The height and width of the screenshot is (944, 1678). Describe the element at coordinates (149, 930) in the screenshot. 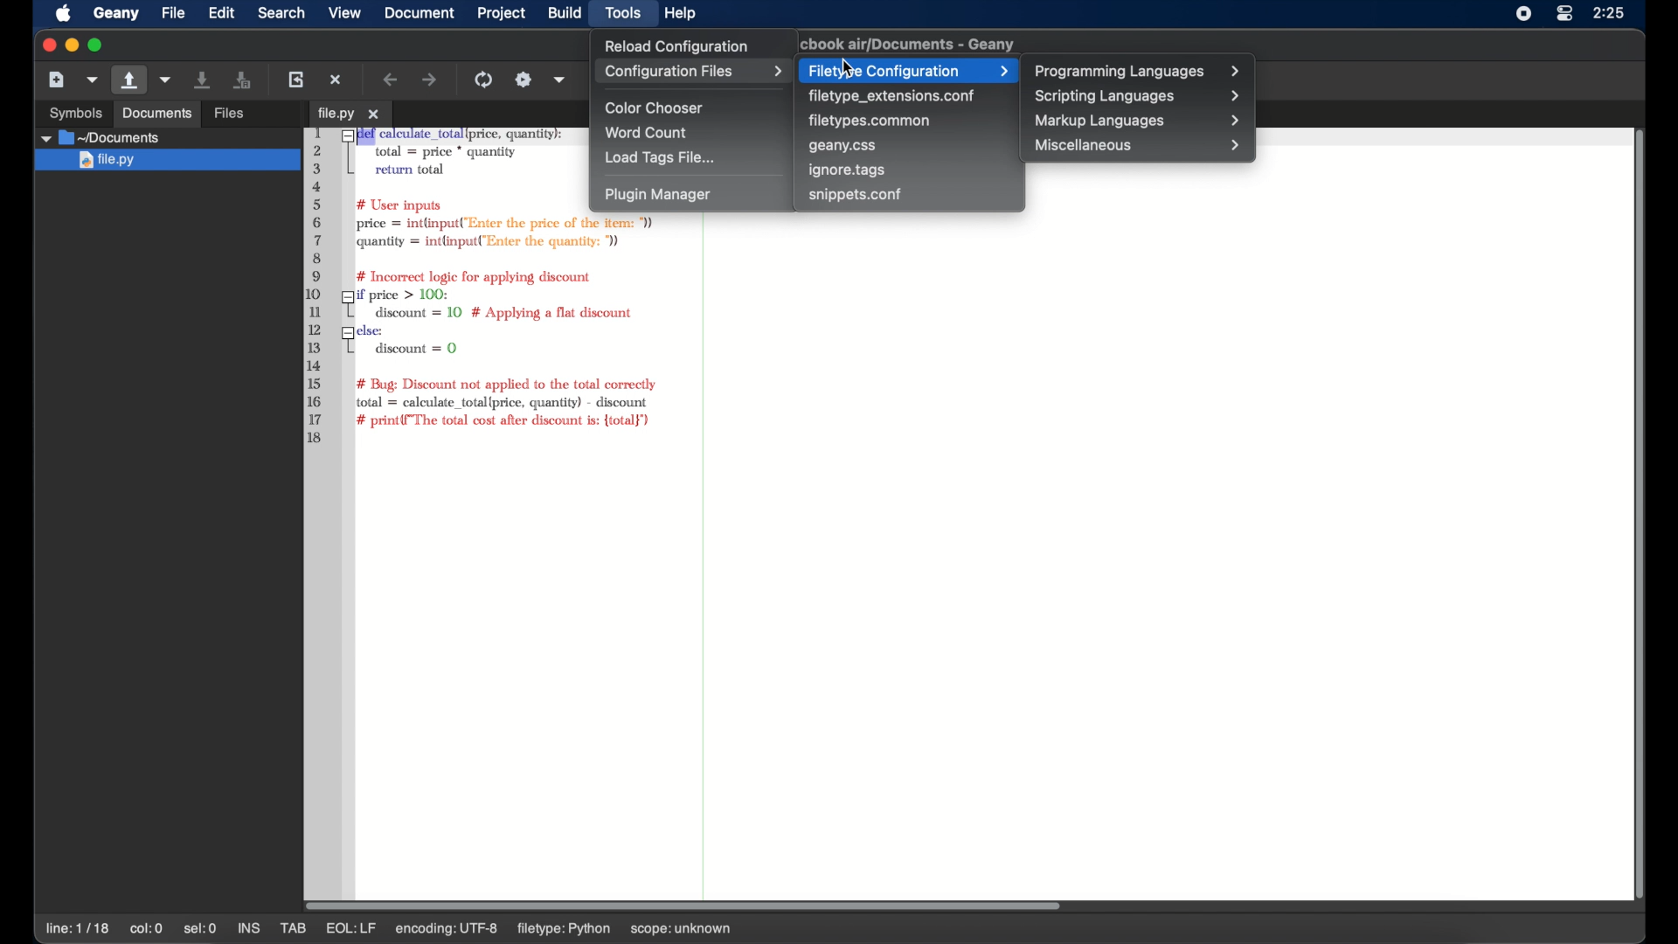

I see `col:52` at that location.